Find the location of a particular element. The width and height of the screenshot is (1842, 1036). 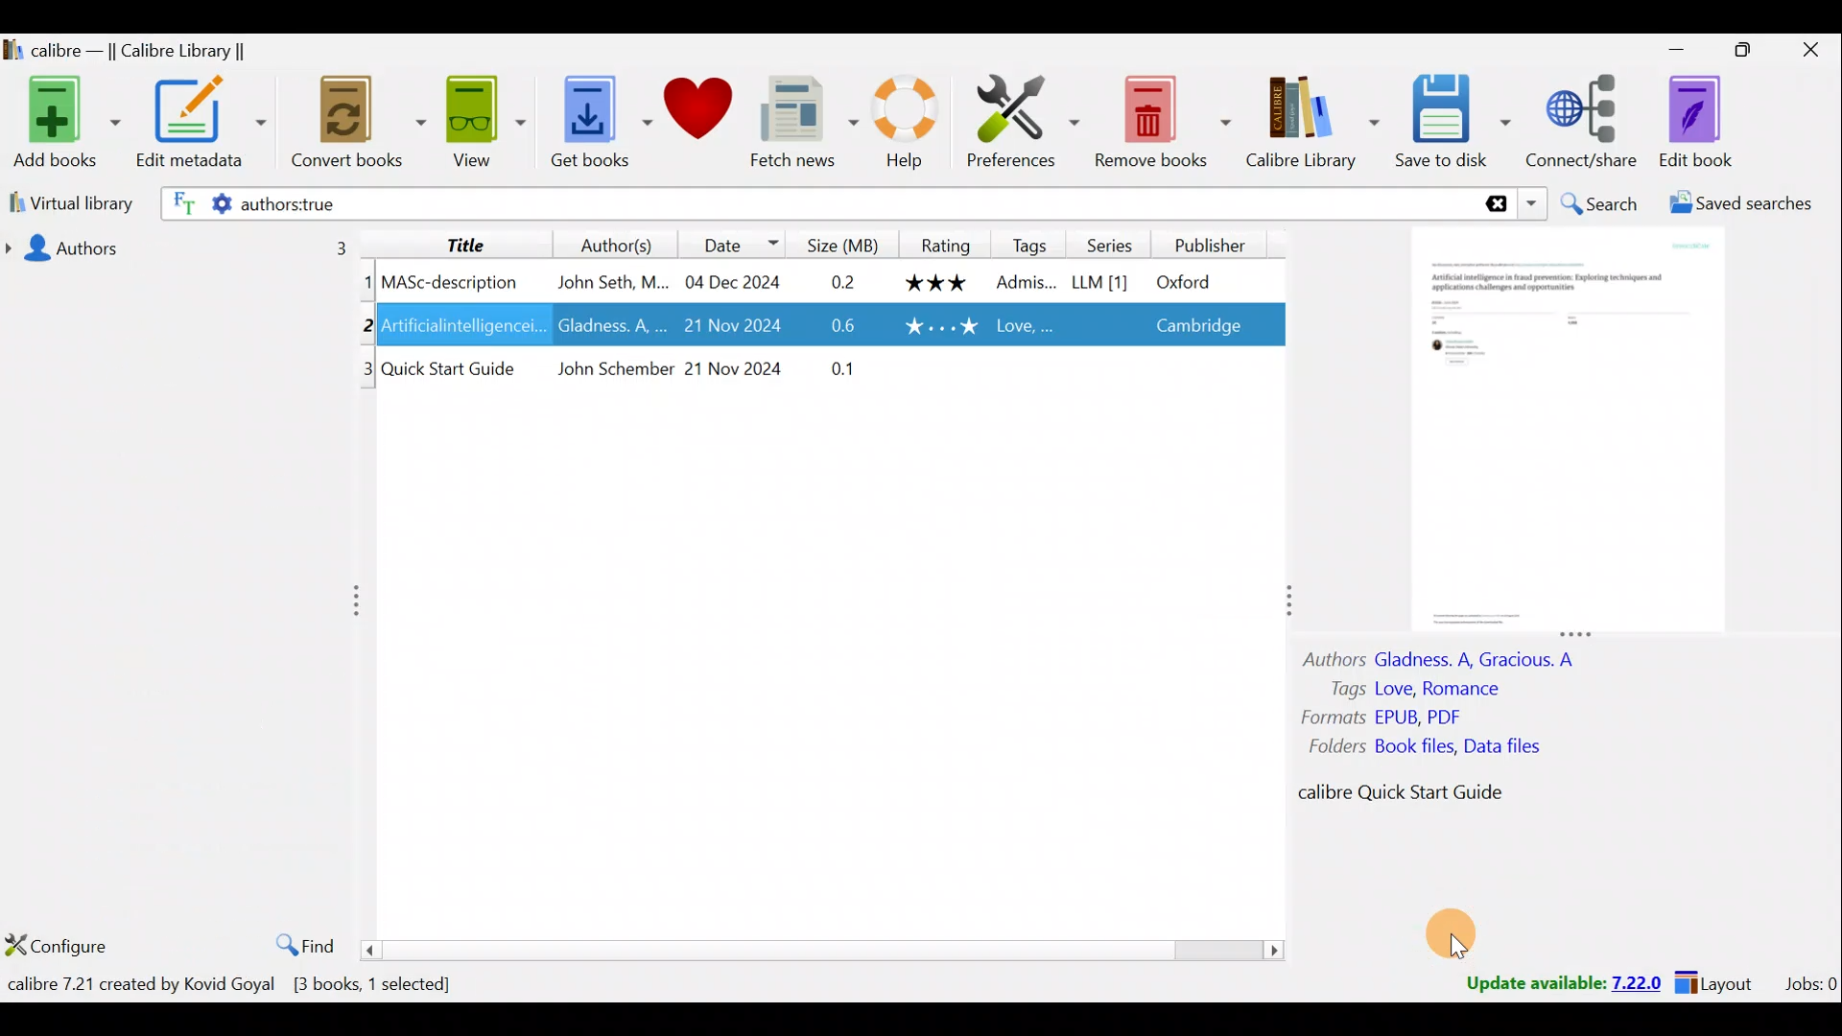

Remove books is located at coordinates (1160, 123).